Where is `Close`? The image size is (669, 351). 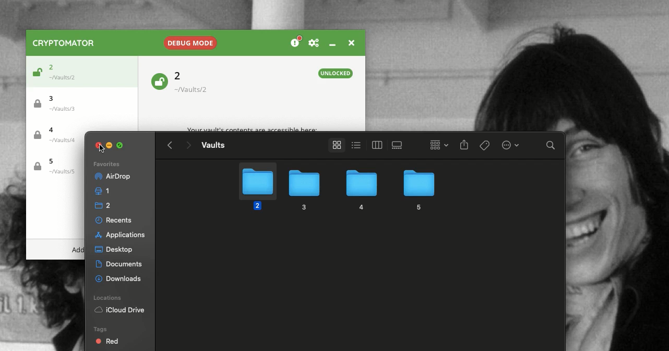 Close is located at coordinates (350, 42).